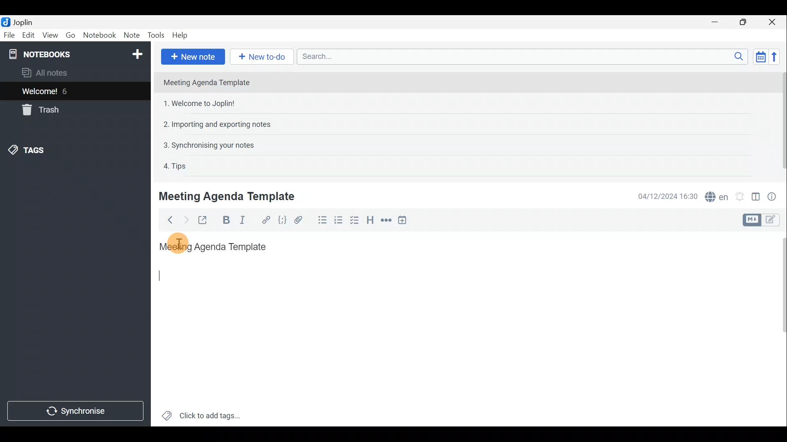 The width and height of the screenshot is (787, 442). Describe the element at coordinates (205, 221) in the screenshot. I see `Toggle external editing` at that location.